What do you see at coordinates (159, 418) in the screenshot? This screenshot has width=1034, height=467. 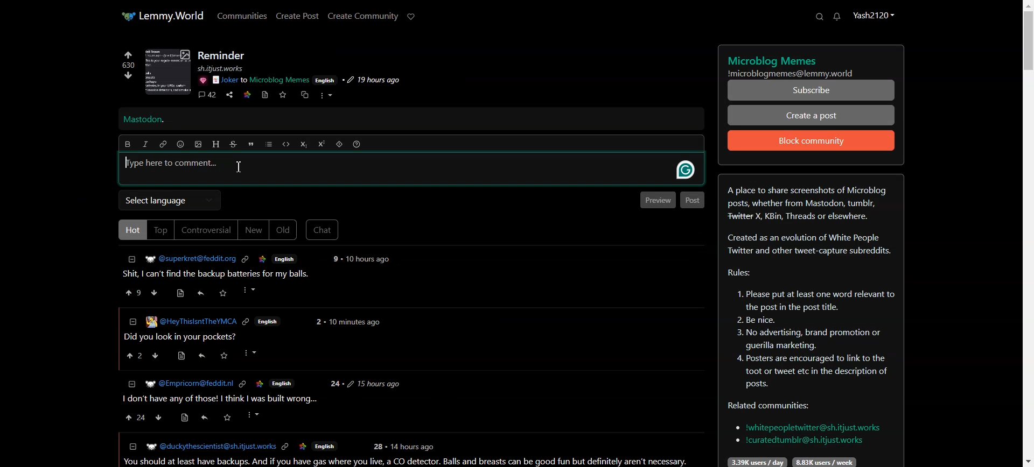 I see `` at bounding box center [159, 418].